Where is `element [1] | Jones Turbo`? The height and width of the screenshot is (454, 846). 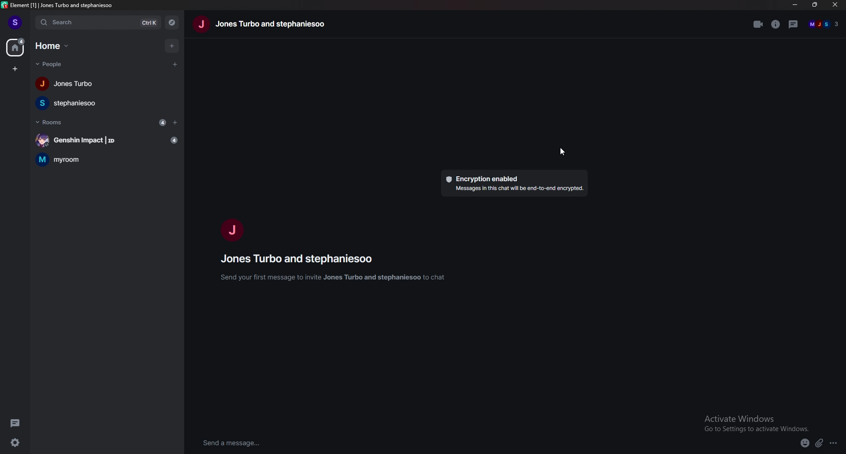 element [1] | Jones Turbo is located at coordinates (37, 5).